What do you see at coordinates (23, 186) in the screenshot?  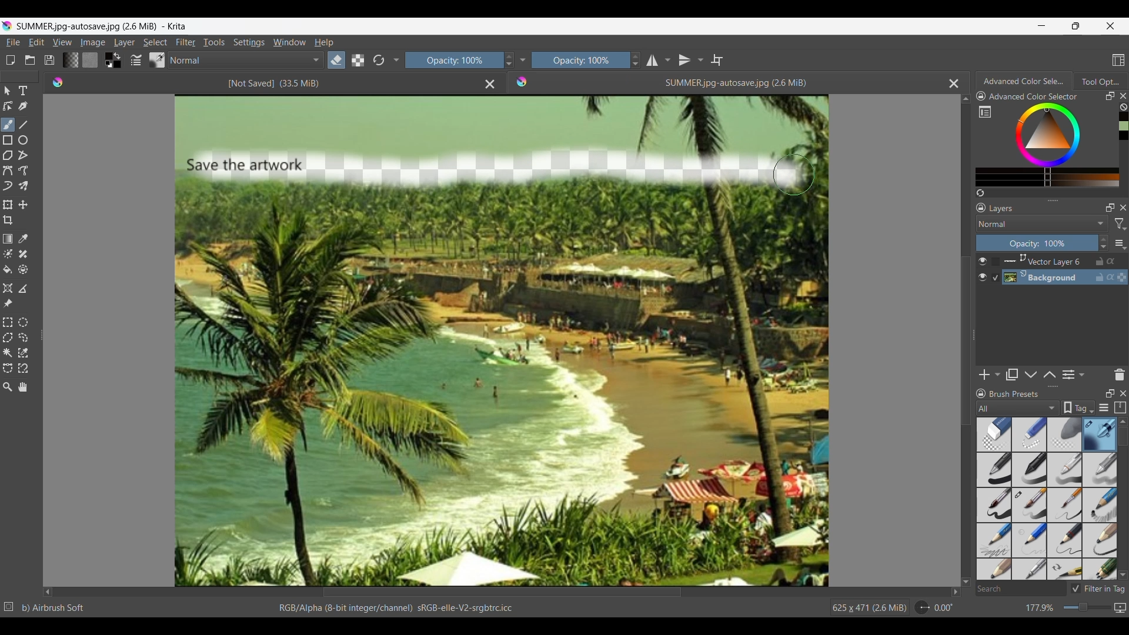 I see `Multibrush tool` at bounding box center [23, 186].